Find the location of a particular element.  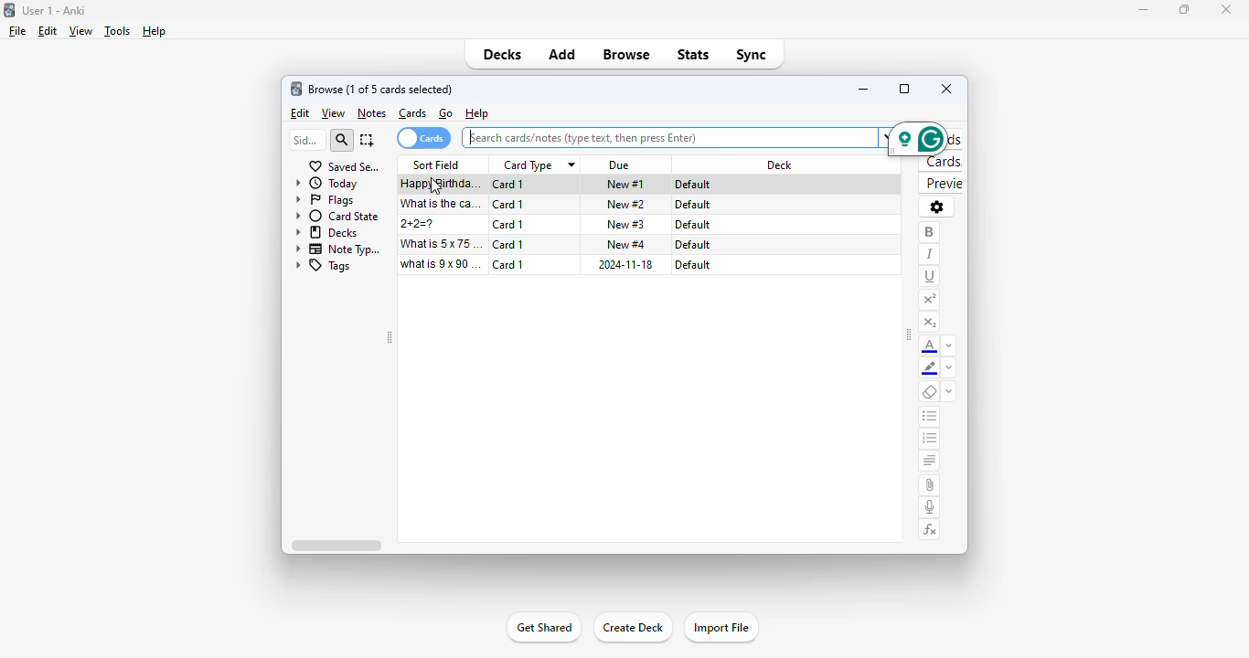

search bar is located at coordinates (676, 137).